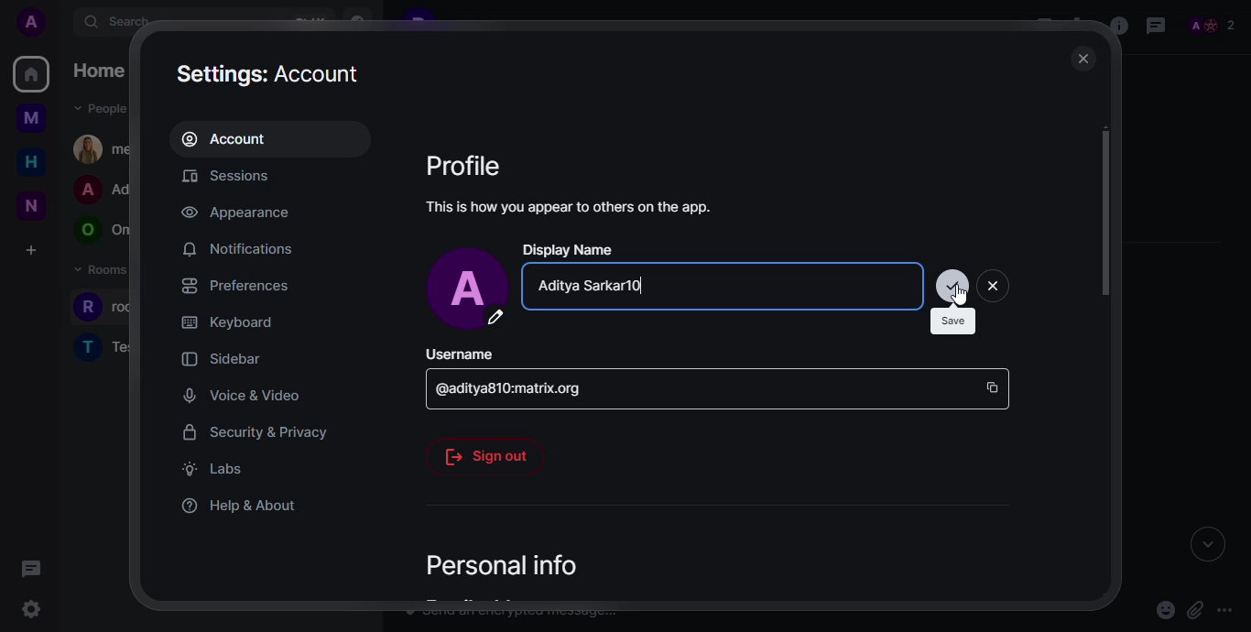 Image resolution: width=1251 pixels, height=632 pixels. Describe the element at coordinates (236, 178) in the screenshot. I see `sessions` at that location.